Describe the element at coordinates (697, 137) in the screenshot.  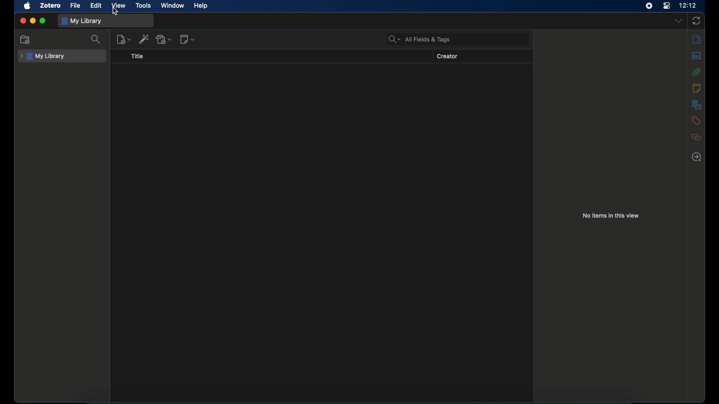
I see `related` at that location.